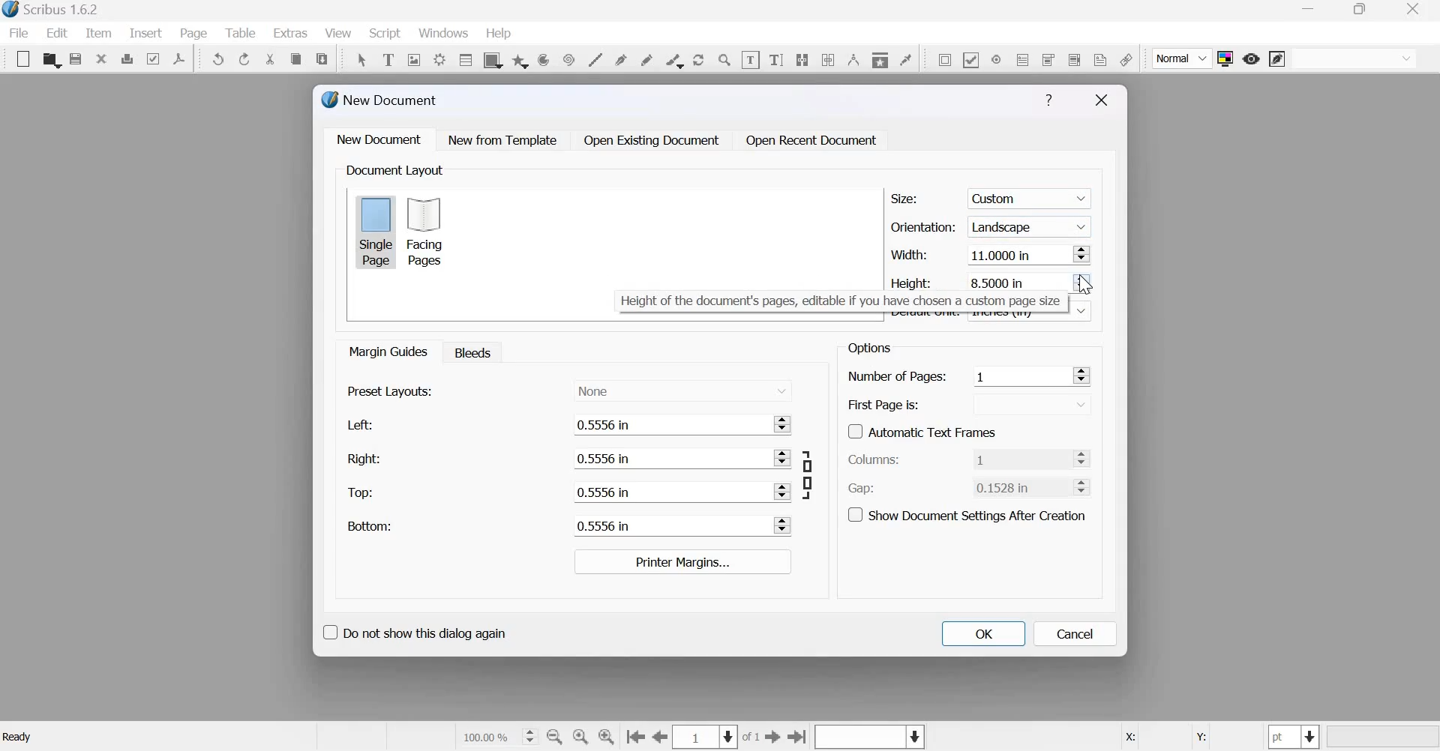 Image resolution: width=1440 pixels, height=751 pixels. I want to click on windows, so click(443, 34).